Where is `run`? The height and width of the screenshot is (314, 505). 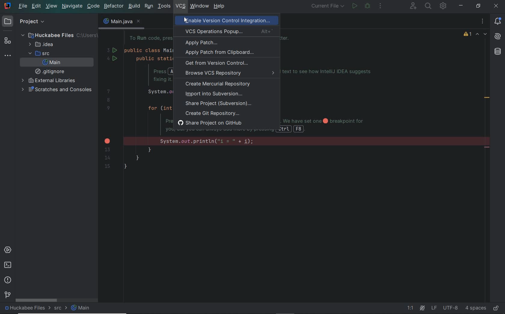
run is located at coordinates (355, 6).